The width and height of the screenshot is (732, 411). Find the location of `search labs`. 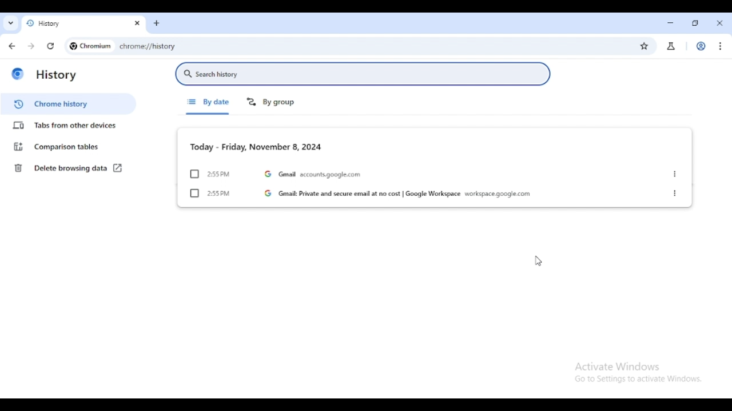

search labs is located at coordinates (671, 46).